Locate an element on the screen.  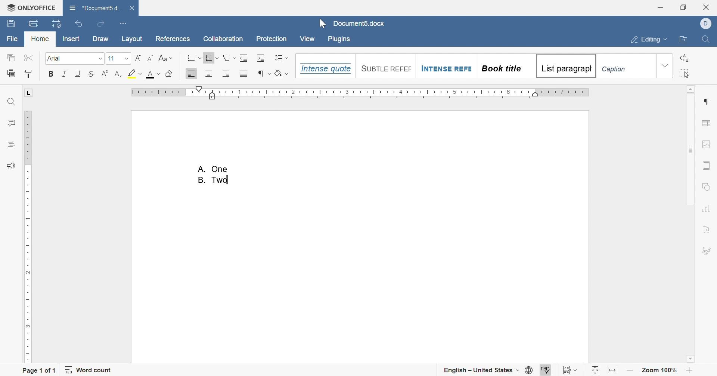
b) Two is located at coordinates (214, 180).